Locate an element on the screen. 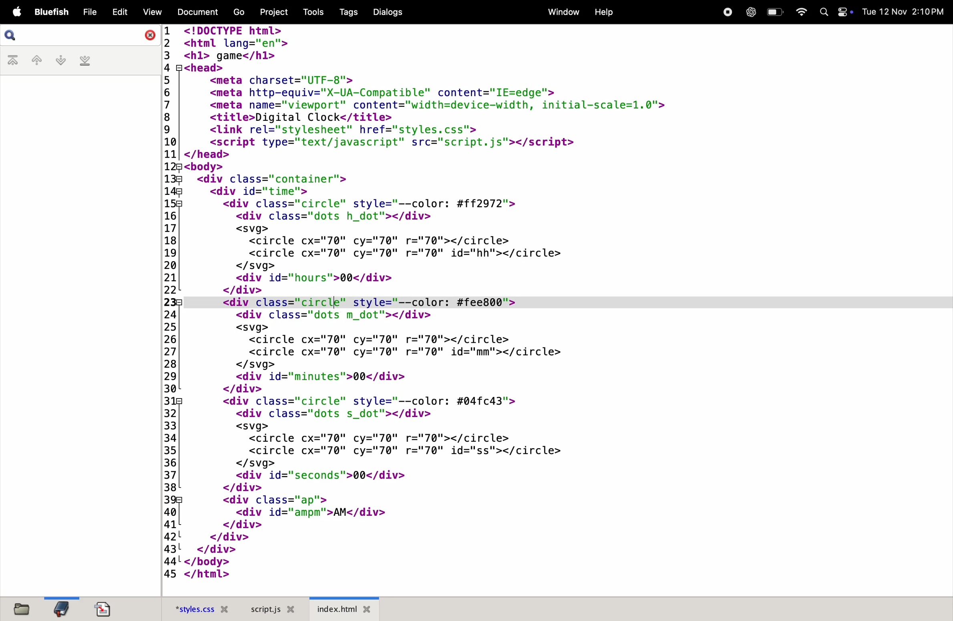 Image resolution: width=953 pixels, height=621 pixels. file is located at coordinates (89, 12).